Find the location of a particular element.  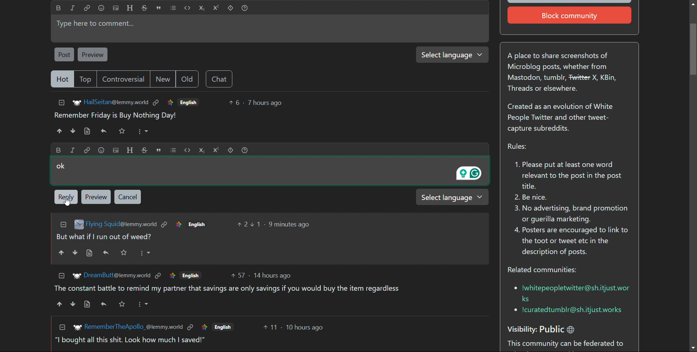

Bold is located at coordinates (59, 150).